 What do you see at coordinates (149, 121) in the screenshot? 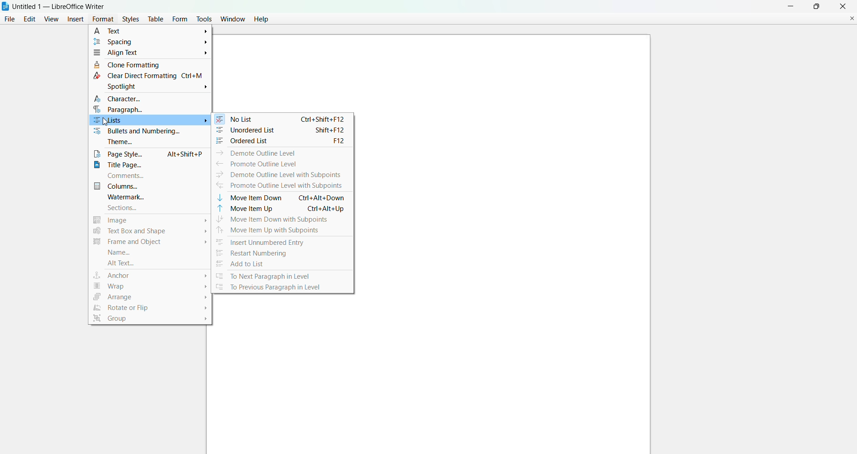
I see `list` at bounding box center [149, 121].